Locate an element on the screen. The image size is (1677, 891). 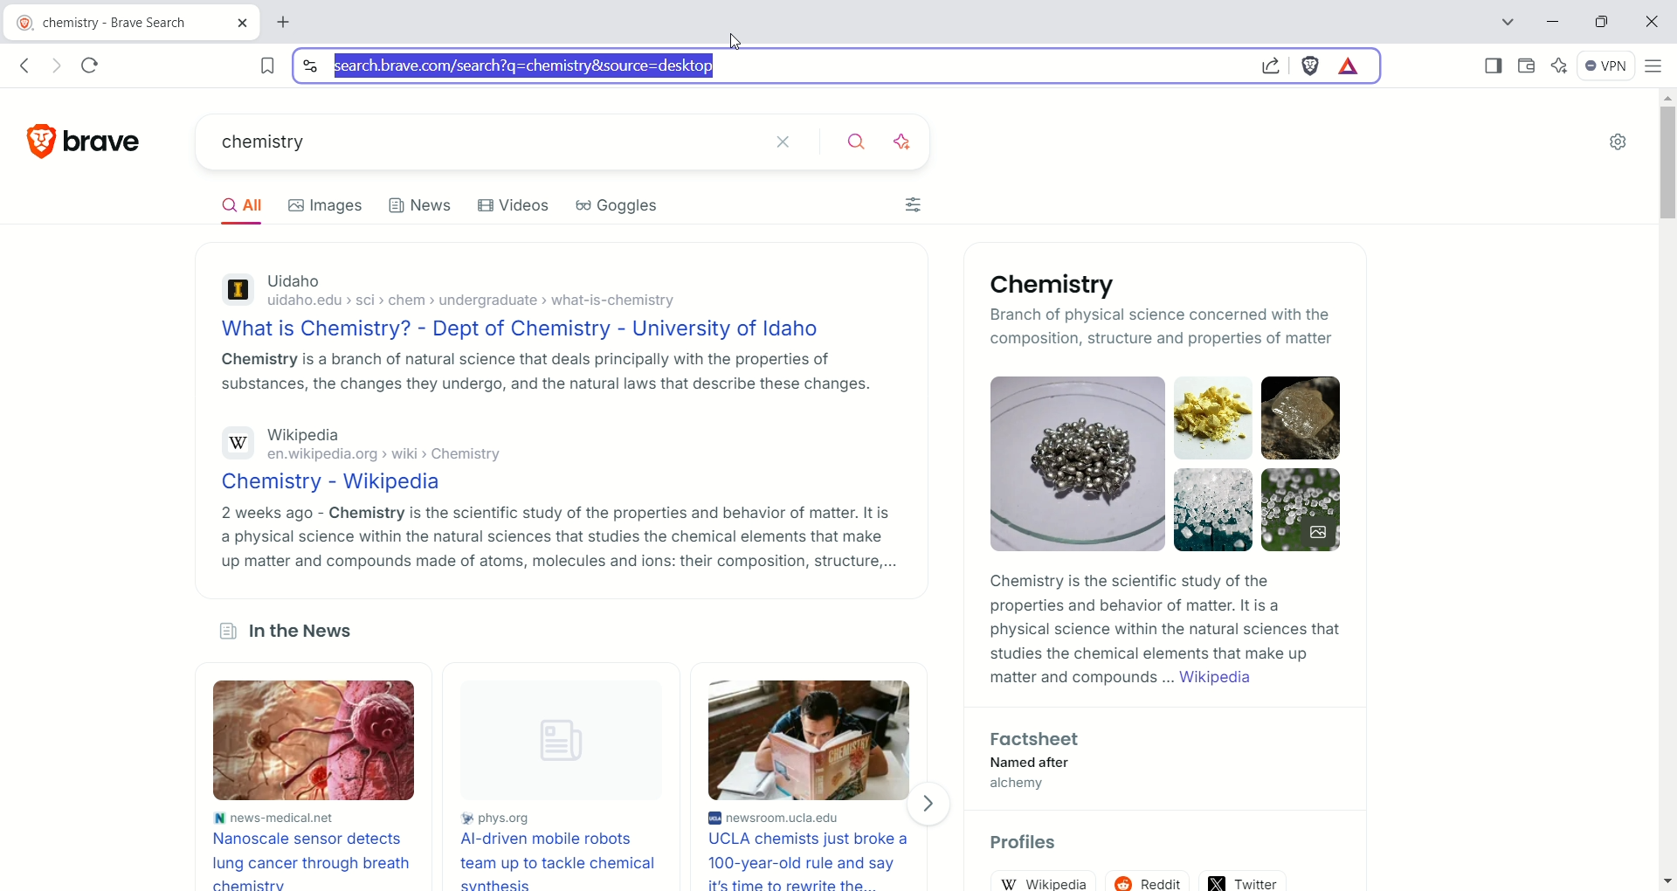
uidaho logo is located at coordinates (236, 293).